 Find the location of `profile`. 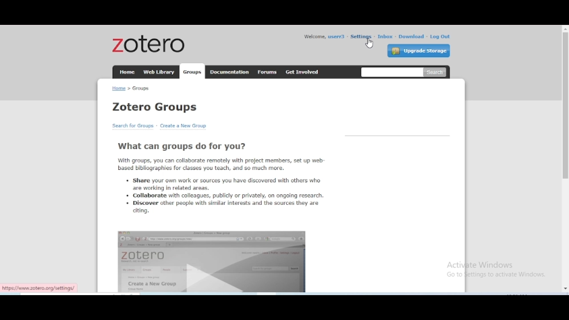

profile is located at coordinates (337, 36).